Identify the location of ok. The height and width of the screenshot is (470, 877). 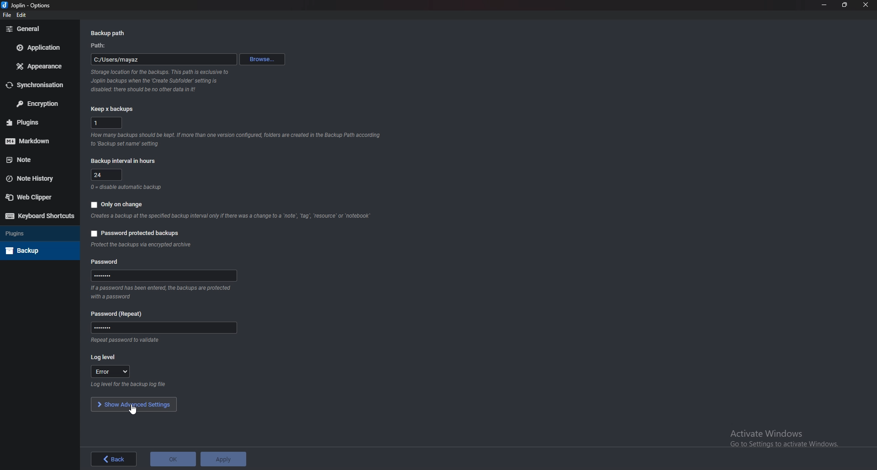
(173, 459).